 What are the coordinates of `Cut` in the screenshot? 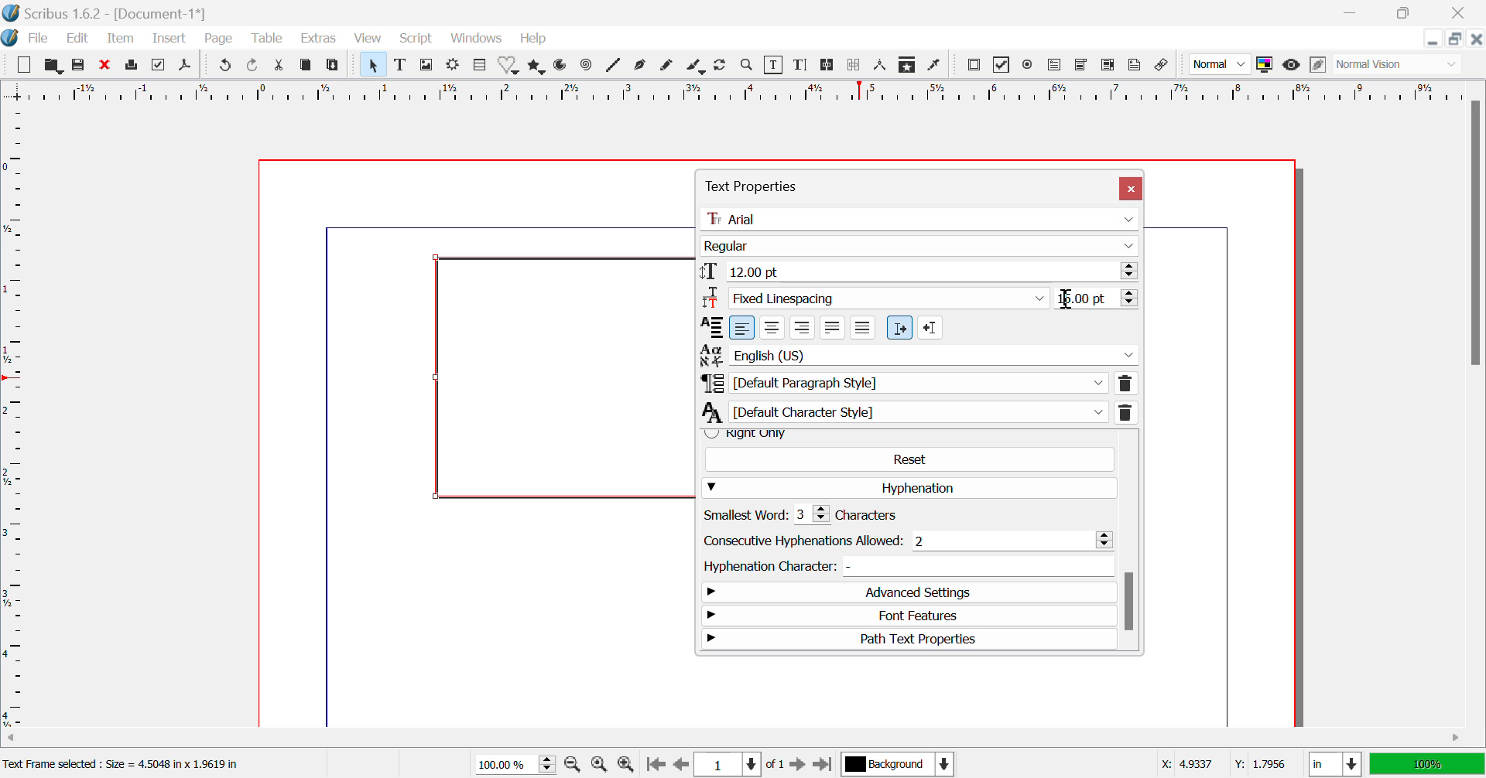 It's located at (279, 65).